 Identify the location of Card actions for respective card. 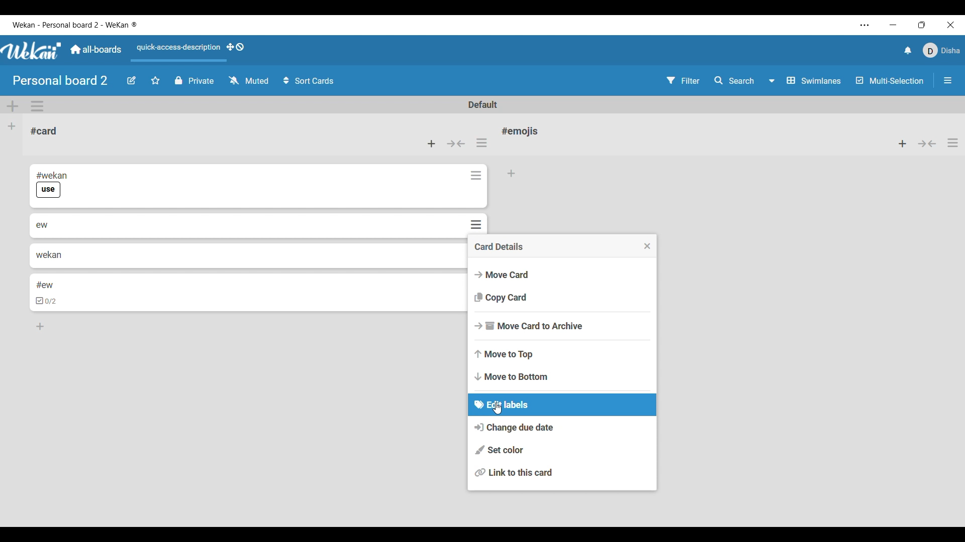
(477, 175).